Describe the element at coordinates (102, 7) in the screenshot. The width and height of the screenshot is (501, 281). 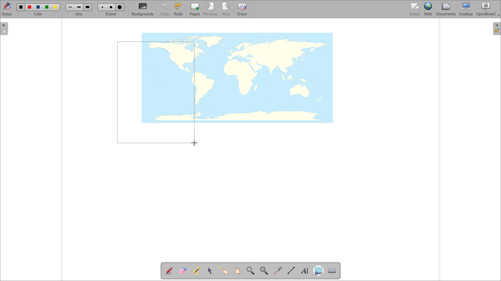
I see `small` at that location.